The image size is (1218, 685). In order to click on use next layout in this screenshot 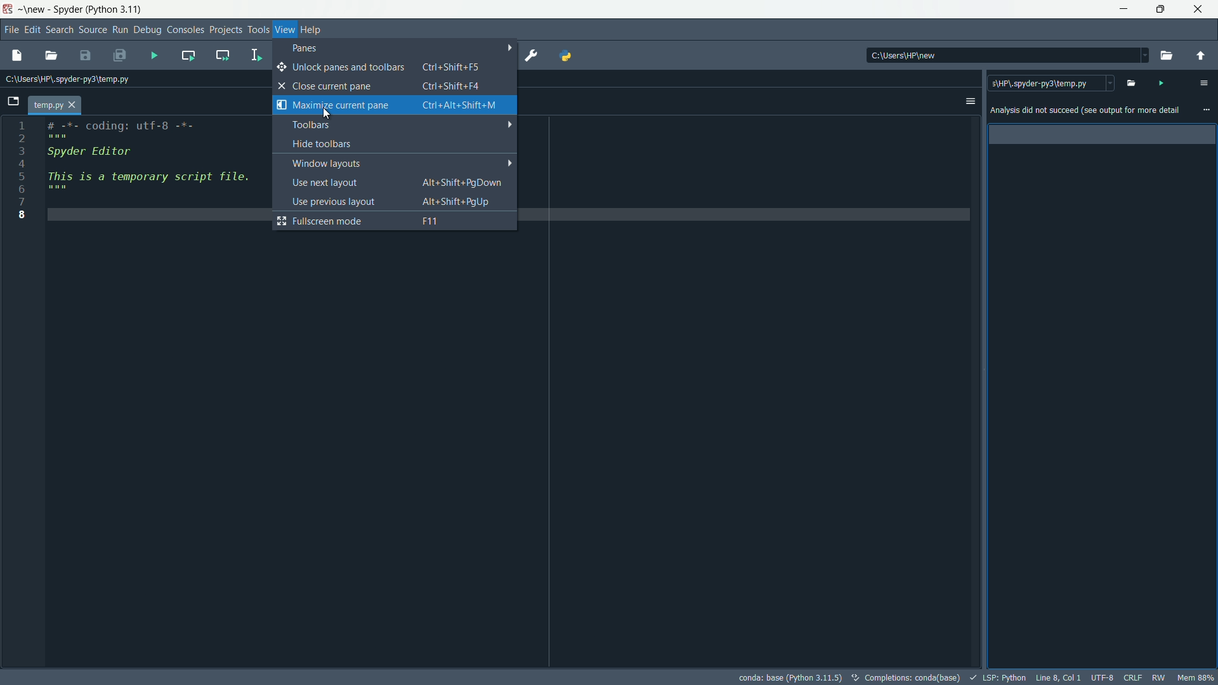, I will do `click(394, 183)`.